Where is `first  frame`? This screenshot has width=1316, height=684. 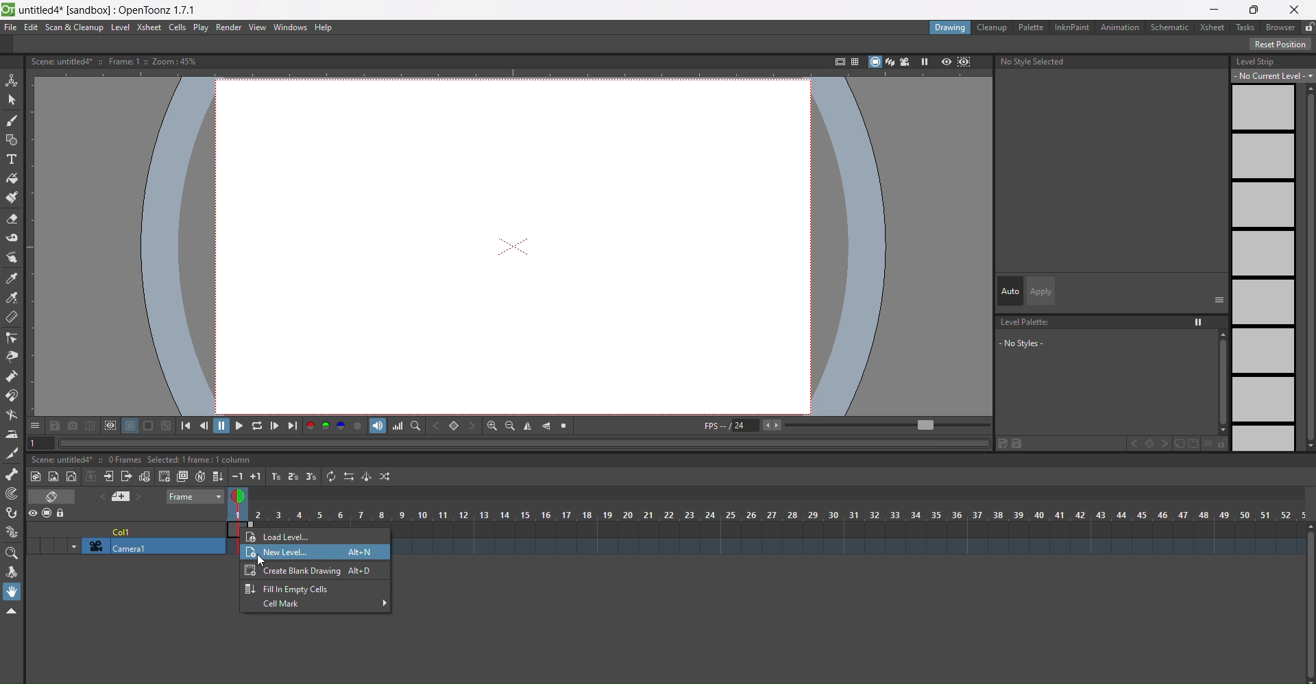 first  frame is located at coordinates (190, 425).